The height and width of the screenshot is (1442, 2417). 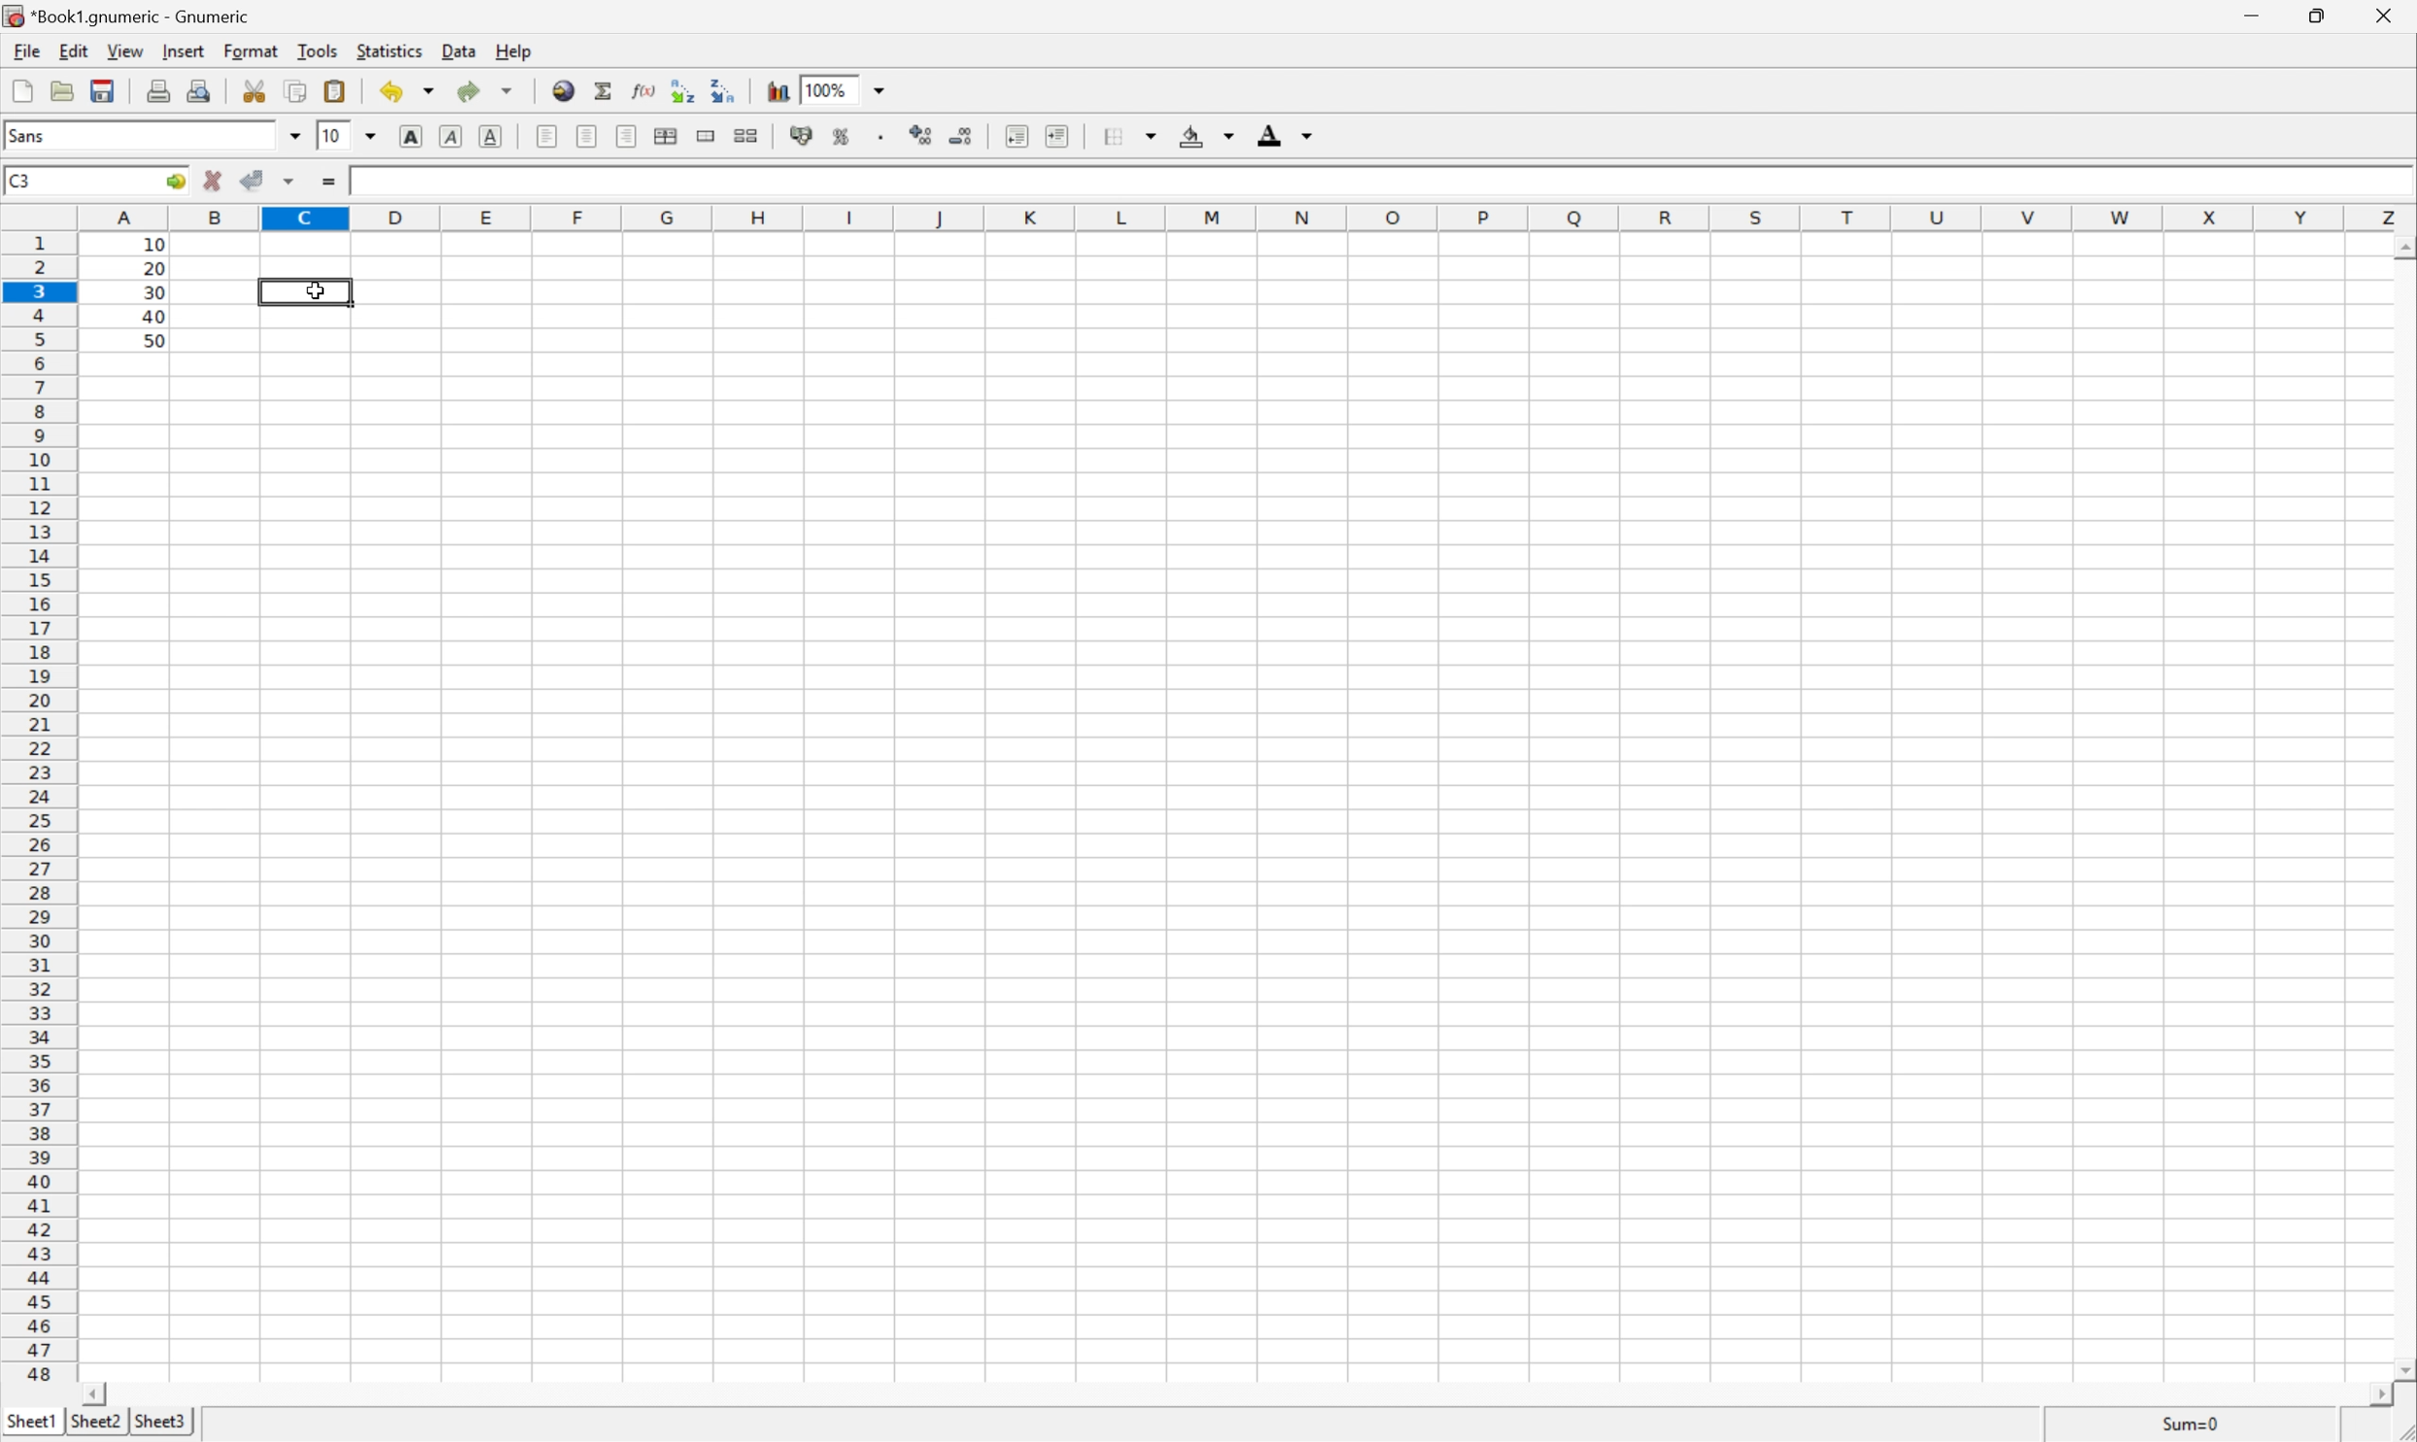 I want to click on Drop down, so click(x=882, y=87).